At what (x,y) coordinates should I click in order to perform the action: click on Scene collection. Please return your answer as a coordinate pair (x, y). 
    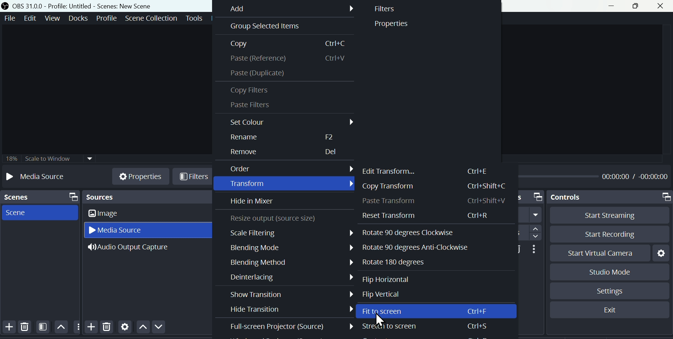
    Looking at the image, I should click on (150, 18).